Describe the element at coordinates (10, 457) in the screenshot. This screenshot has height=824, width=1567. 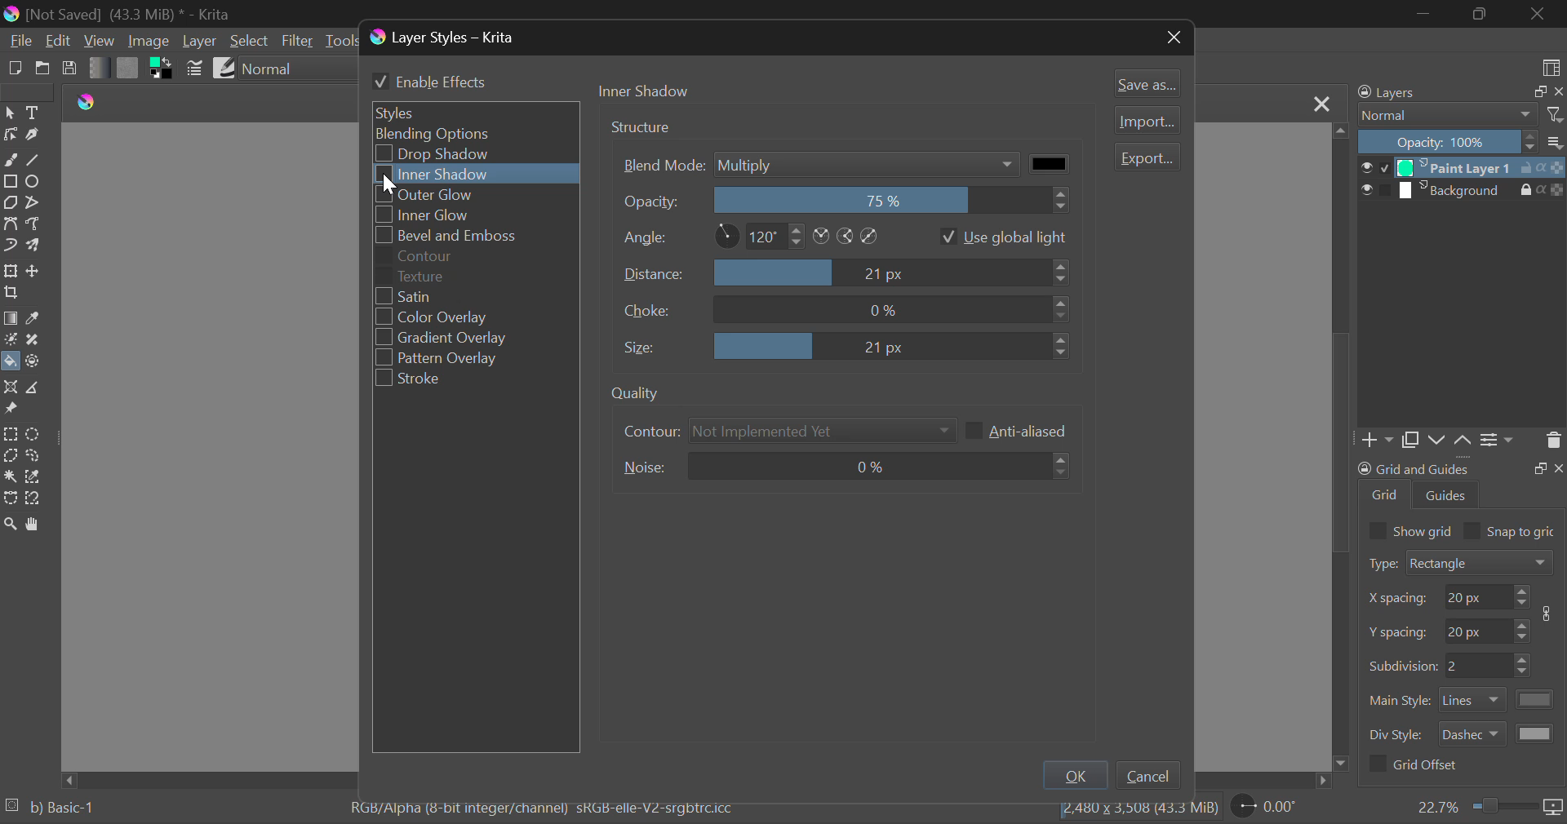
I see `Polygon Selection` at that location.